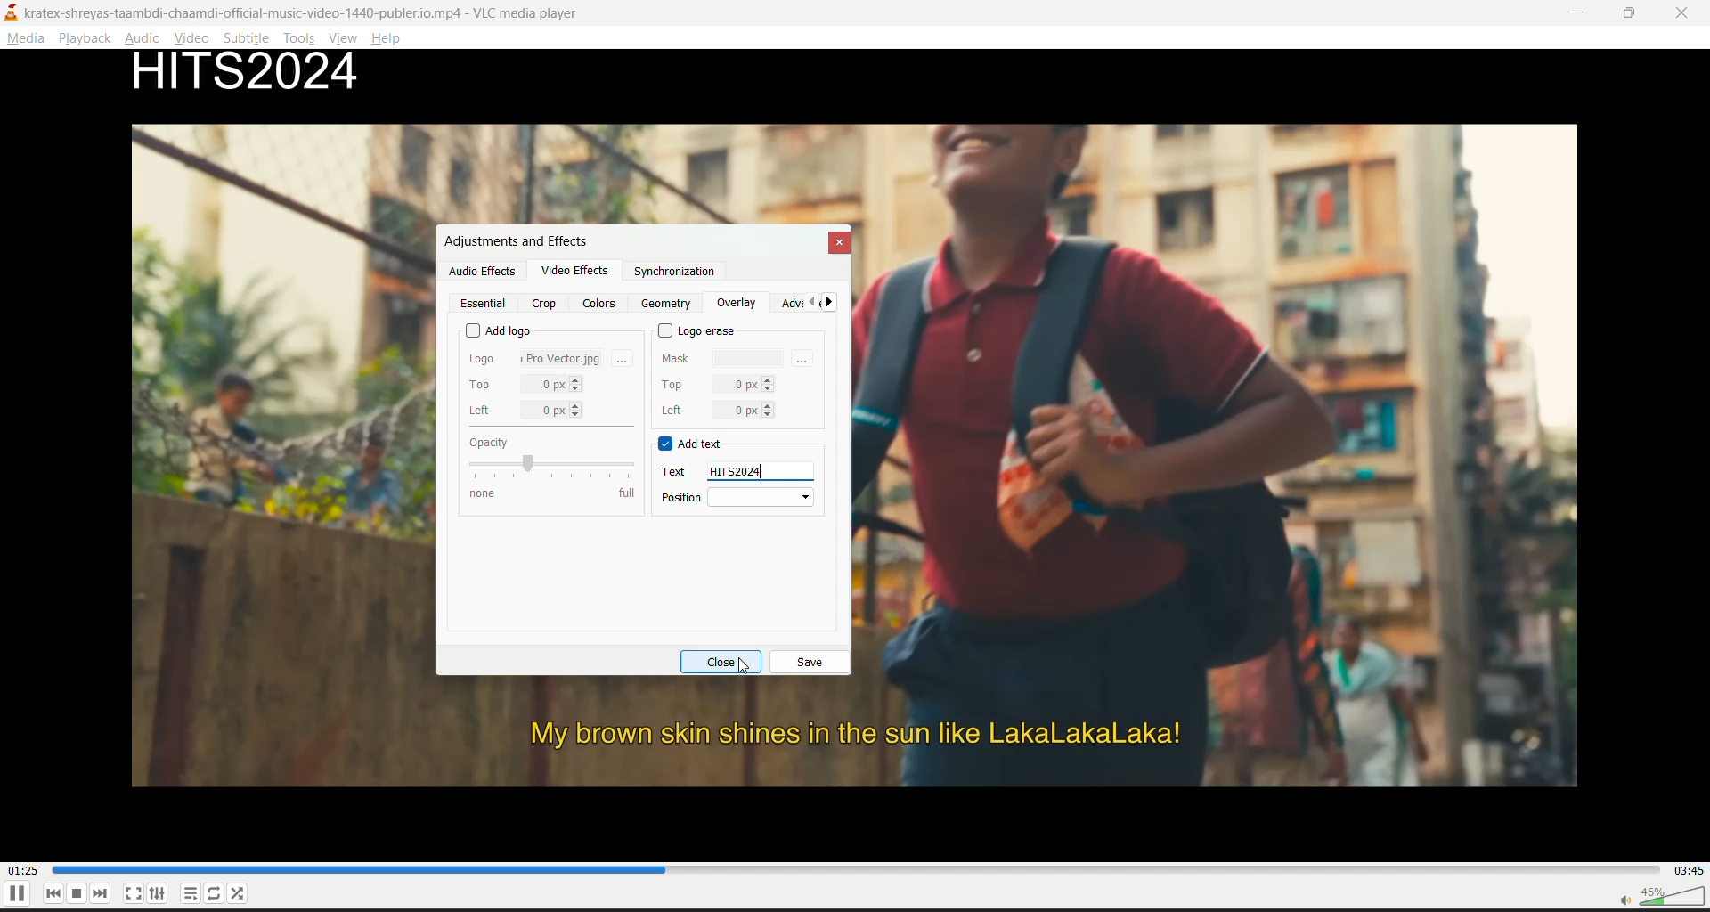 The height and width of the screenshot is (912, 1710). Describe the element at coordinates (544, 304) in the screenshot. I see `crop` at that location.